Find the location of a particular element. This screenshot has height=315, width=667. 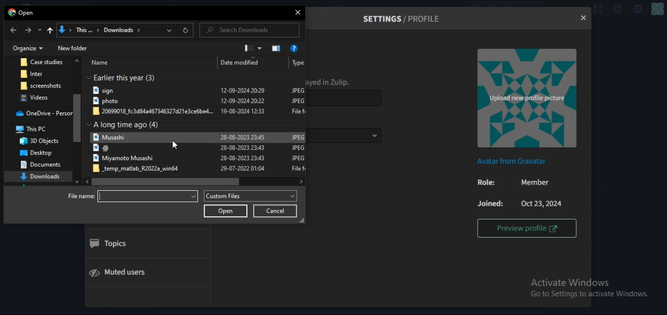

cancel is located at coordinates (275, 211).